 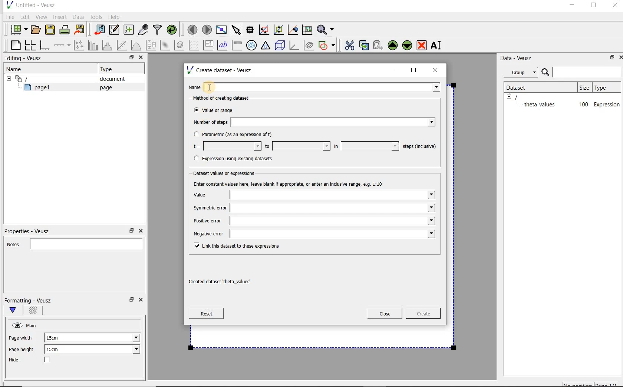 I want to click on Properties - Veusz, so click(x=31, y=230).